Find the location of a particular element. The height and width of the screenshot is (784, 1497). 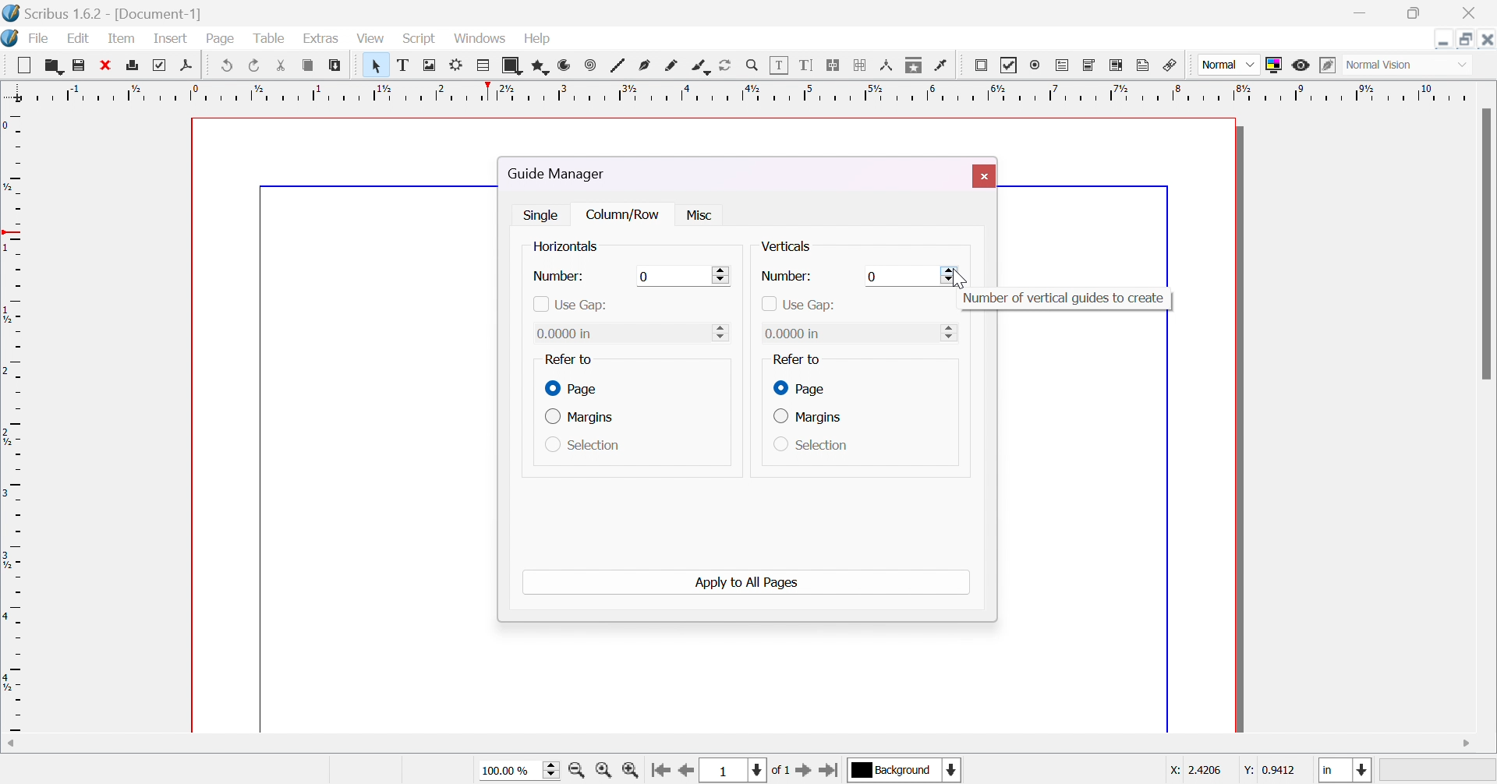

print is located at coordinates (136, 65).